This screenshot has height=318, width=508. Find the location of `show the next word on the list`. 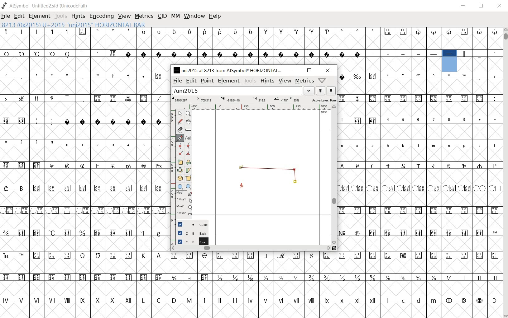

show the next word on the list is located at coordinates (320, 91).